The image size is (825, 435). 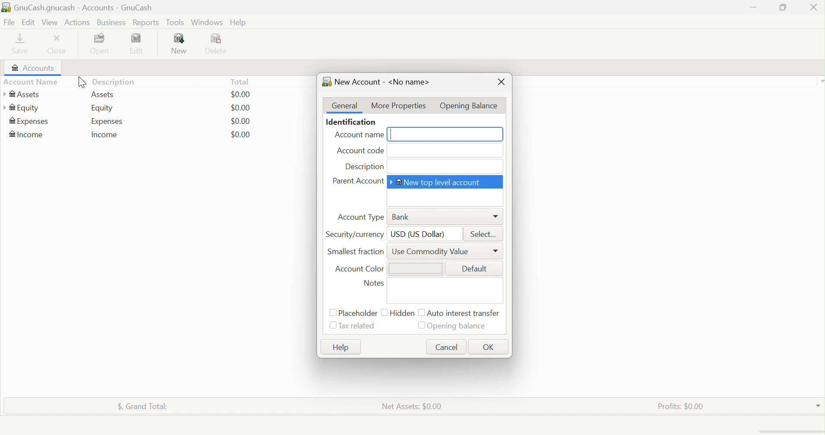 I want to click on Assets, so click(x=22, y=95).